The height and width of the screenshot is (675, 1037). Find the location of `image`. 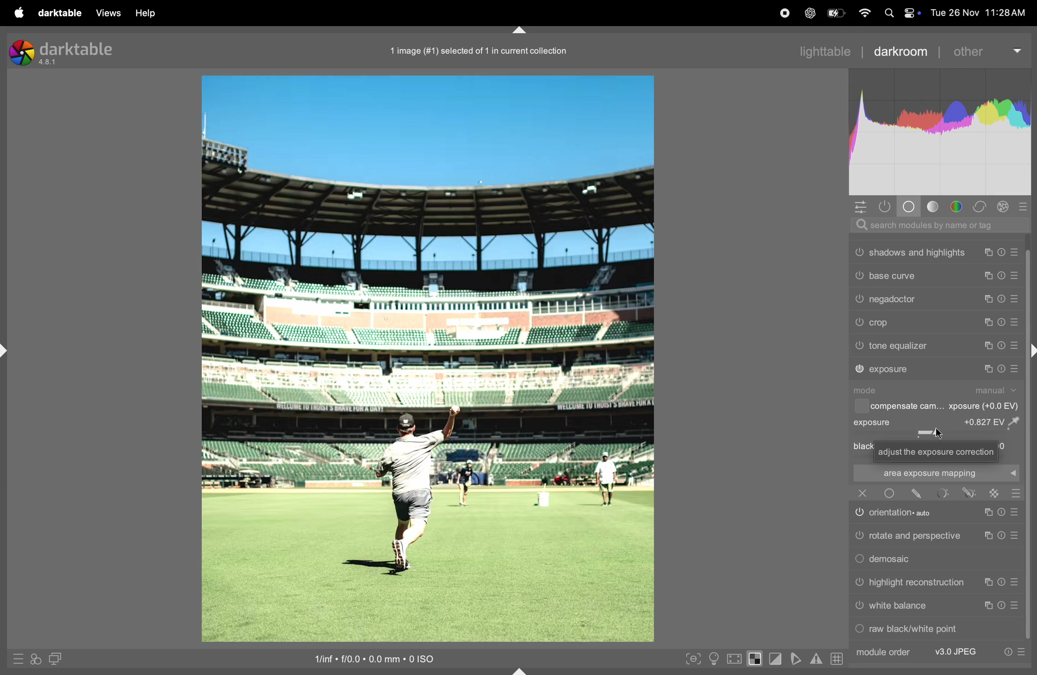

image is located at coordinates (427, 359).